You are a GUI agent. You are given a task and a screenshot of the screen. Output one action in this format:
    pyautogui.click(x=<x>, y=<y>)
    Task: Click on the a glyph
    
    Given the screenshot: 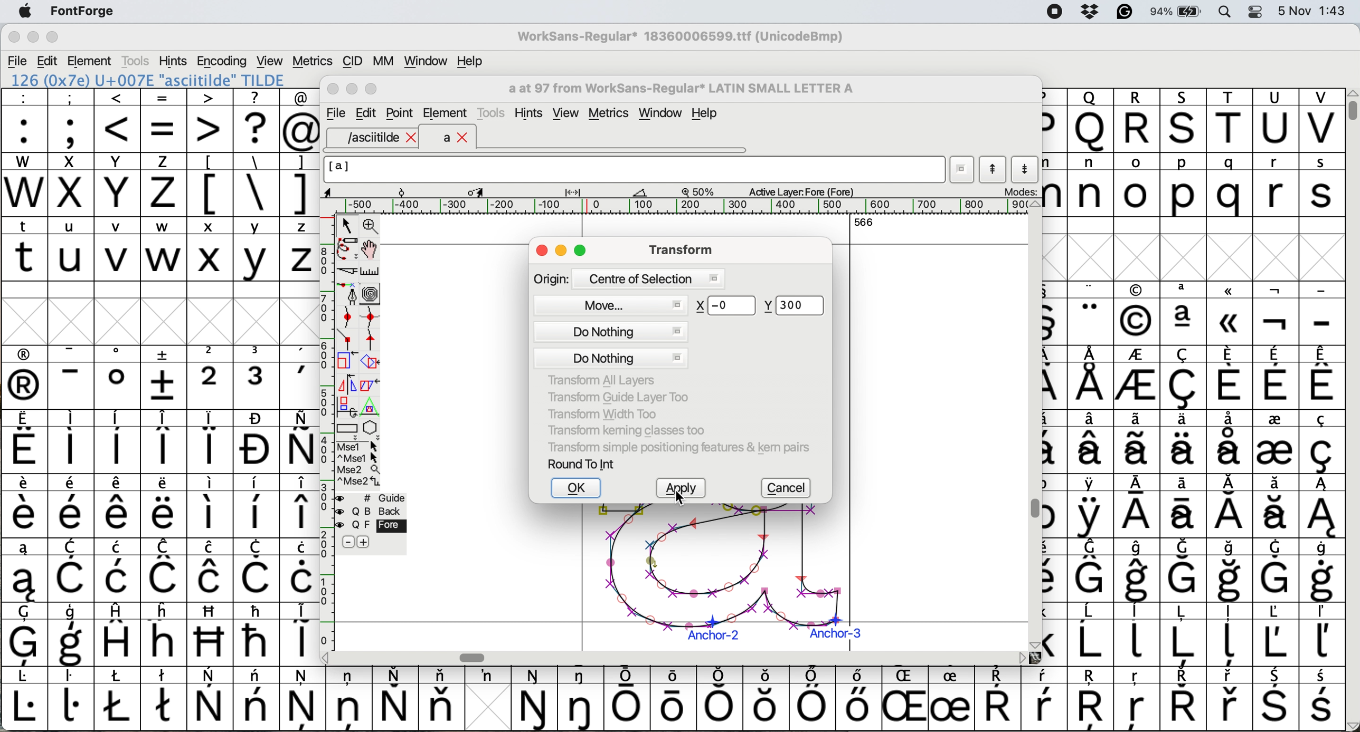 What is the action you would take?
    pyautogui.click(x=720, y=577)
    